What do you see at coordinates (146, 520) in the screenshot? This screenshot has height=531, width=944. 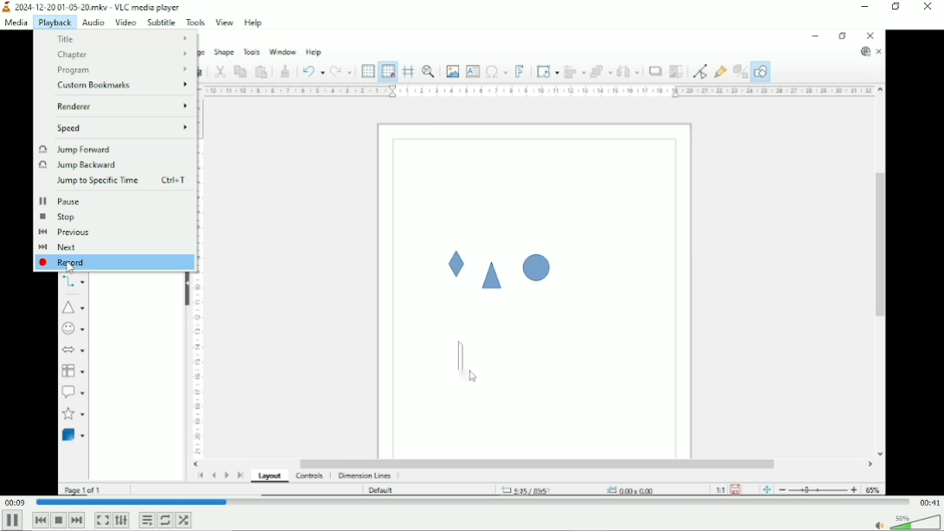 I see `Toggle playlist` at bounding box center [146, 520].